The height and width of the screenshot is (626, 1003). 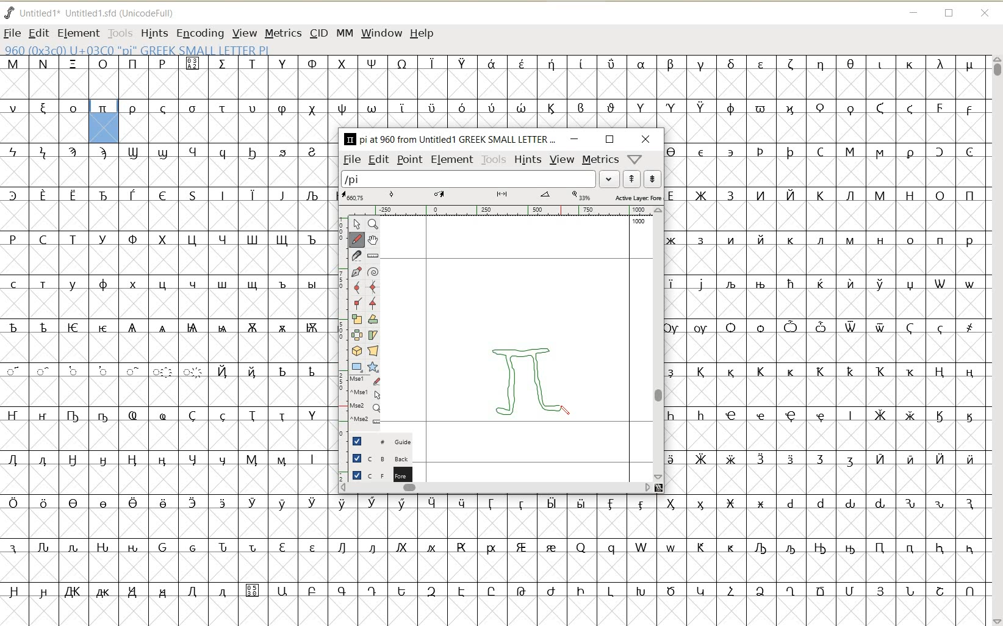 What do you see at coordinates (356, 223) in the screenshot?
I see `pointer` at bounding box center [356, 223].